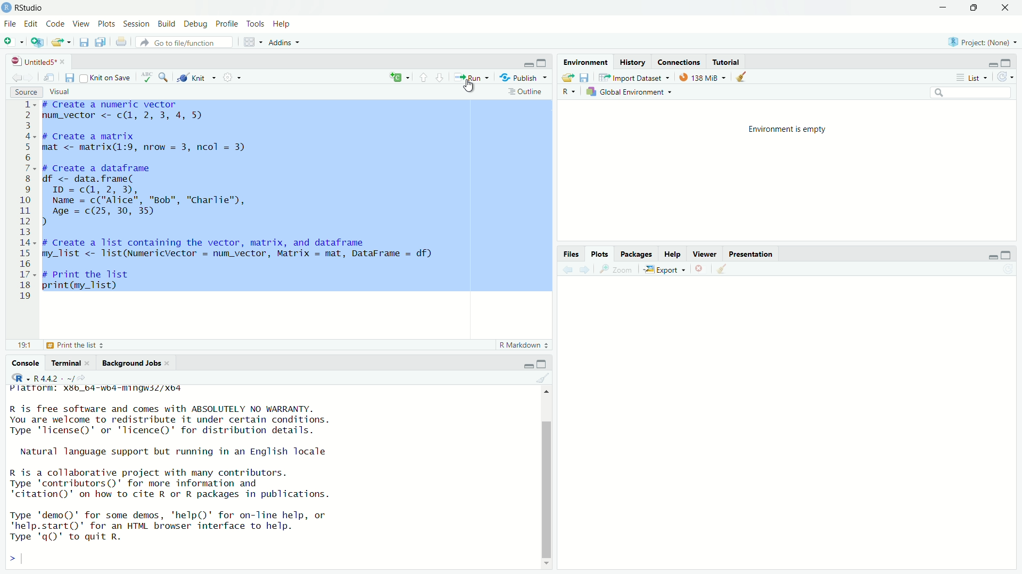  Describe the element at coordinates (70, 78) in the screenshot. I see `save` at that location.